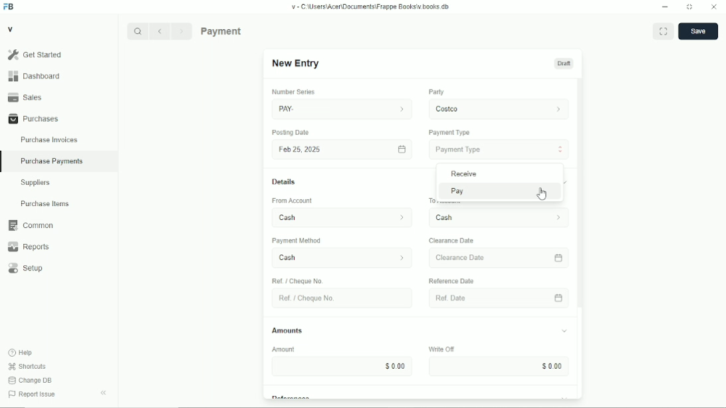 The height and width of the screenshot is (408, 726). I want to click on v= C Wsers\Acen\Documents\Frappe Books\v books db, so click(371, 7).